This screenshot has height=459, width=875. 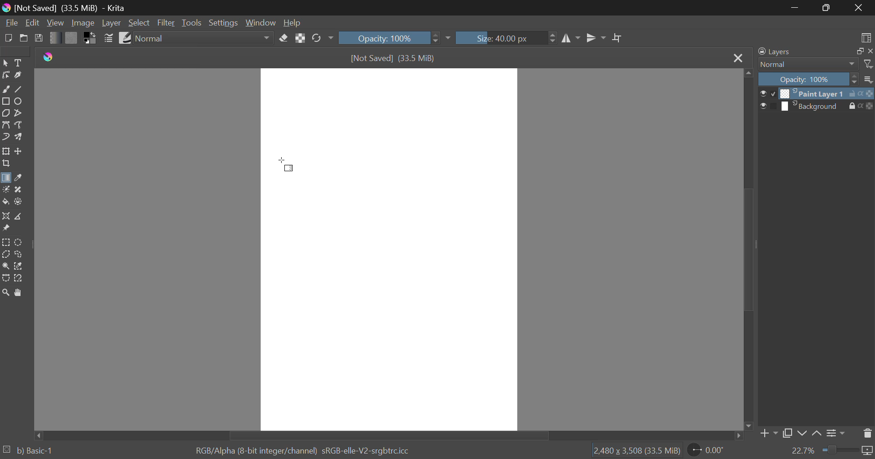 I want to click on b) Basic-1, so click(x=28, y=451).